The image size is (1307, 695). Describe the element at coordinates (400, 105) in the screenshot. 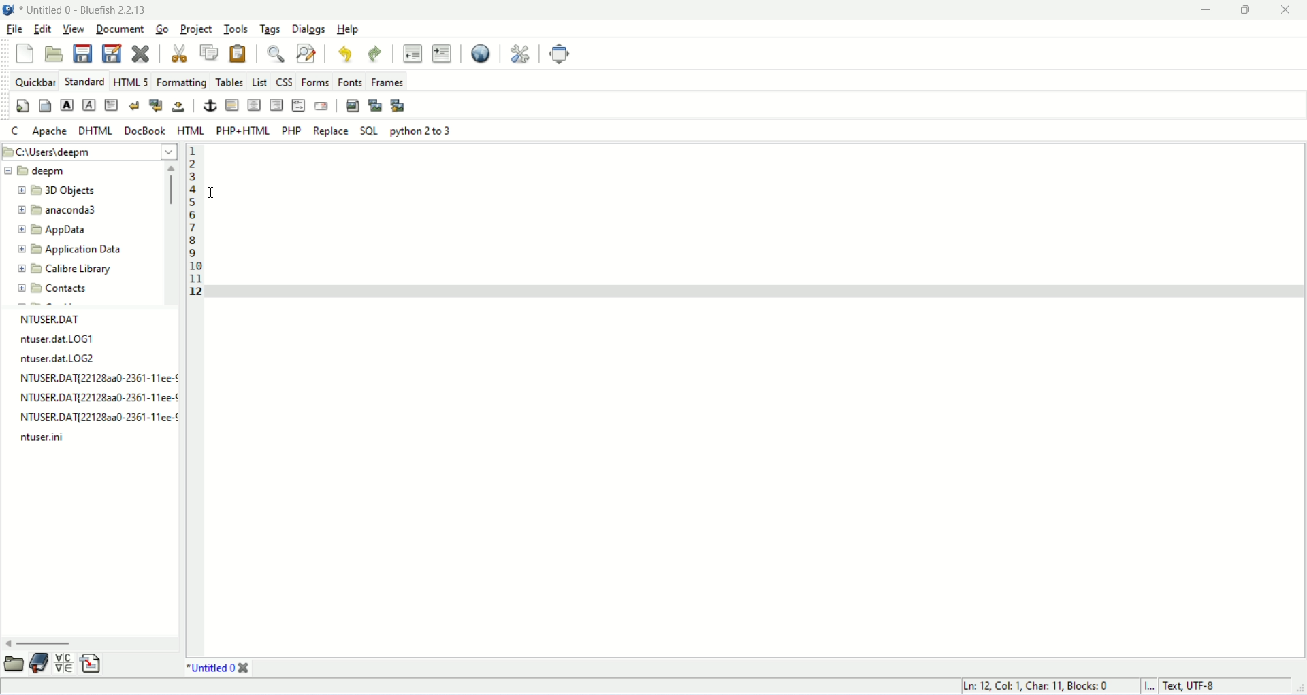

I see `multi thumbnail` at that location.